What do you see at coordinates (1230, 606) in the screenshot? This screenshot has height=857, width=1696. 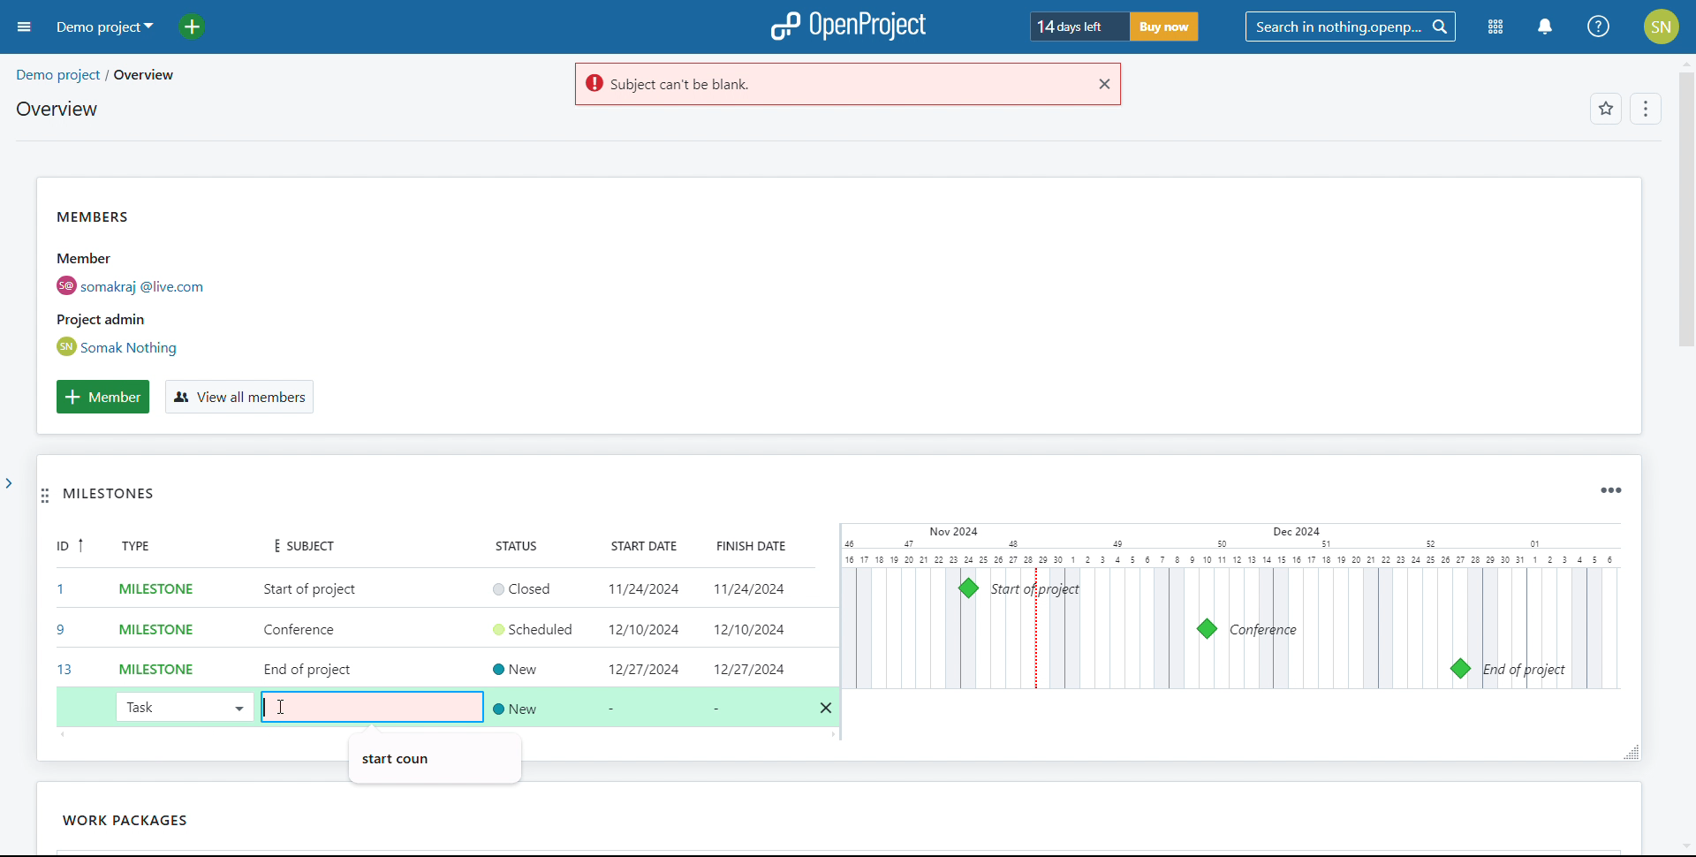 I see `calendar view` at bounding box center [1230, 606].